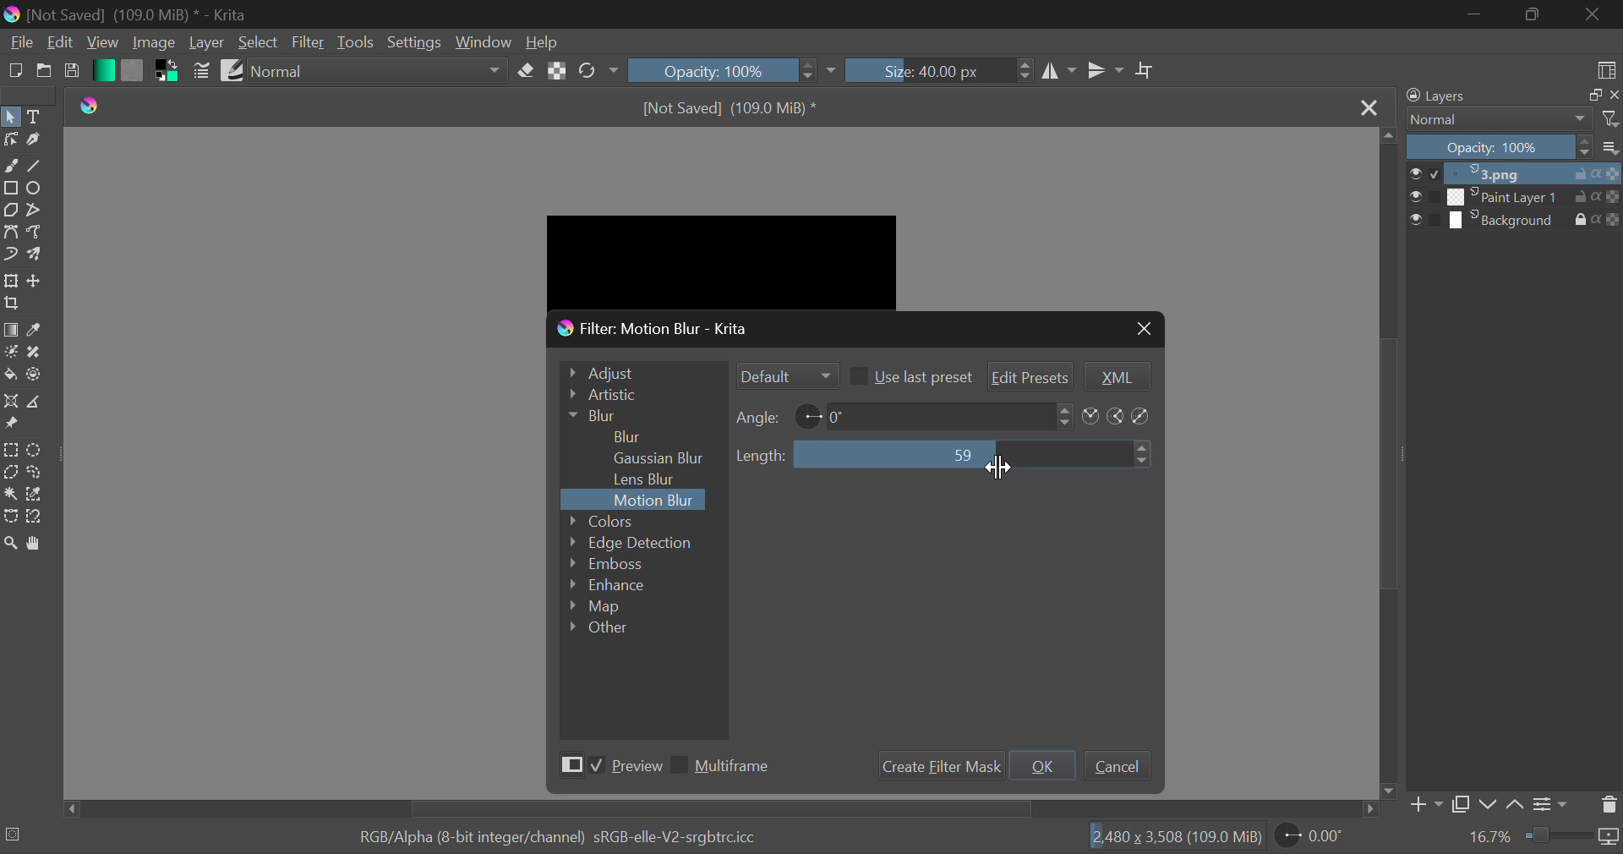 This screenshot has height=854, width=1623. I want to click on Move Layer Down, so click(1488, 804).